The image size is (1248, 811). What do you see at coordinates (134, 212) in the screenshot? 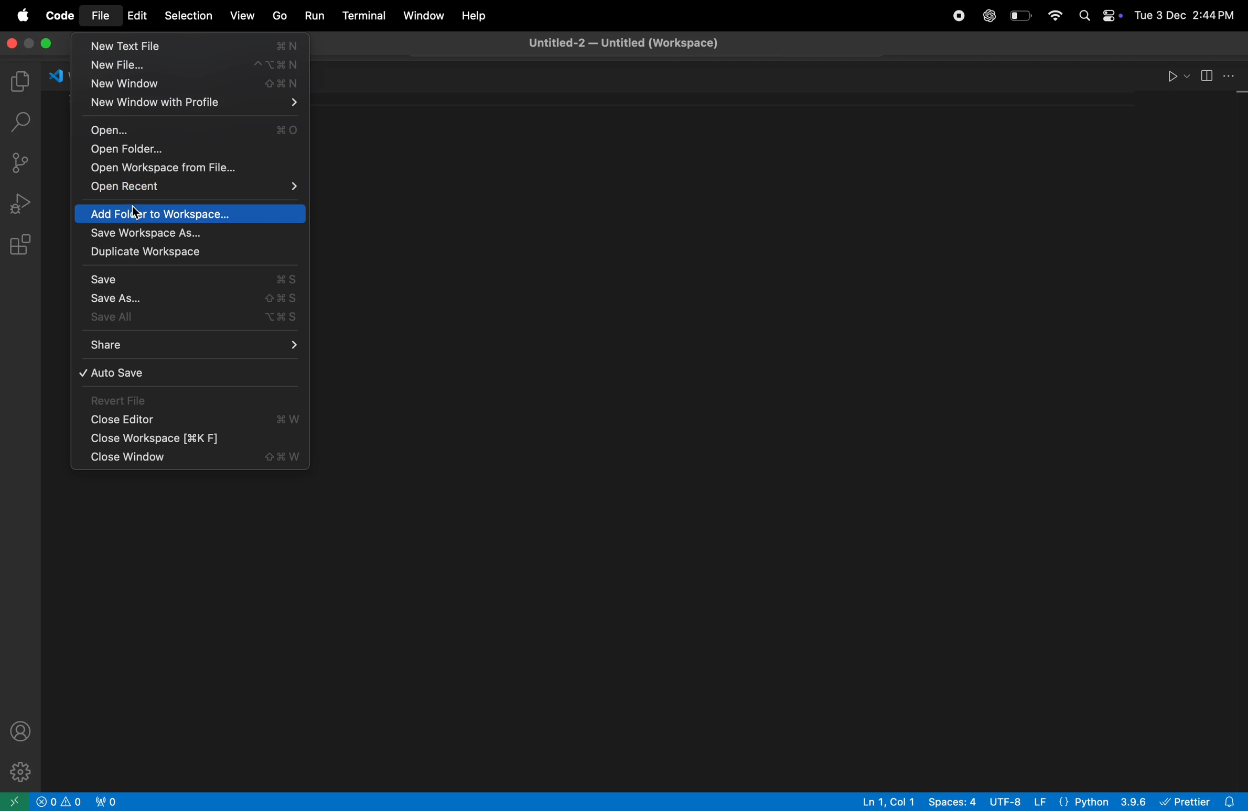
I see `cursor` at bounding box center [134, 212].